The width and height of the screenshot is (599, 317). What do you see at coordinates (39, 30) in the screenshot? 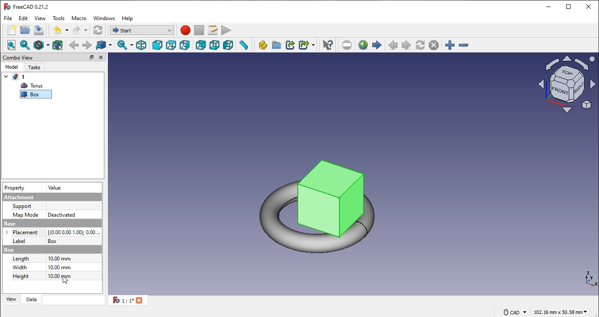
I see `save file` at bounding box center [39, 30].